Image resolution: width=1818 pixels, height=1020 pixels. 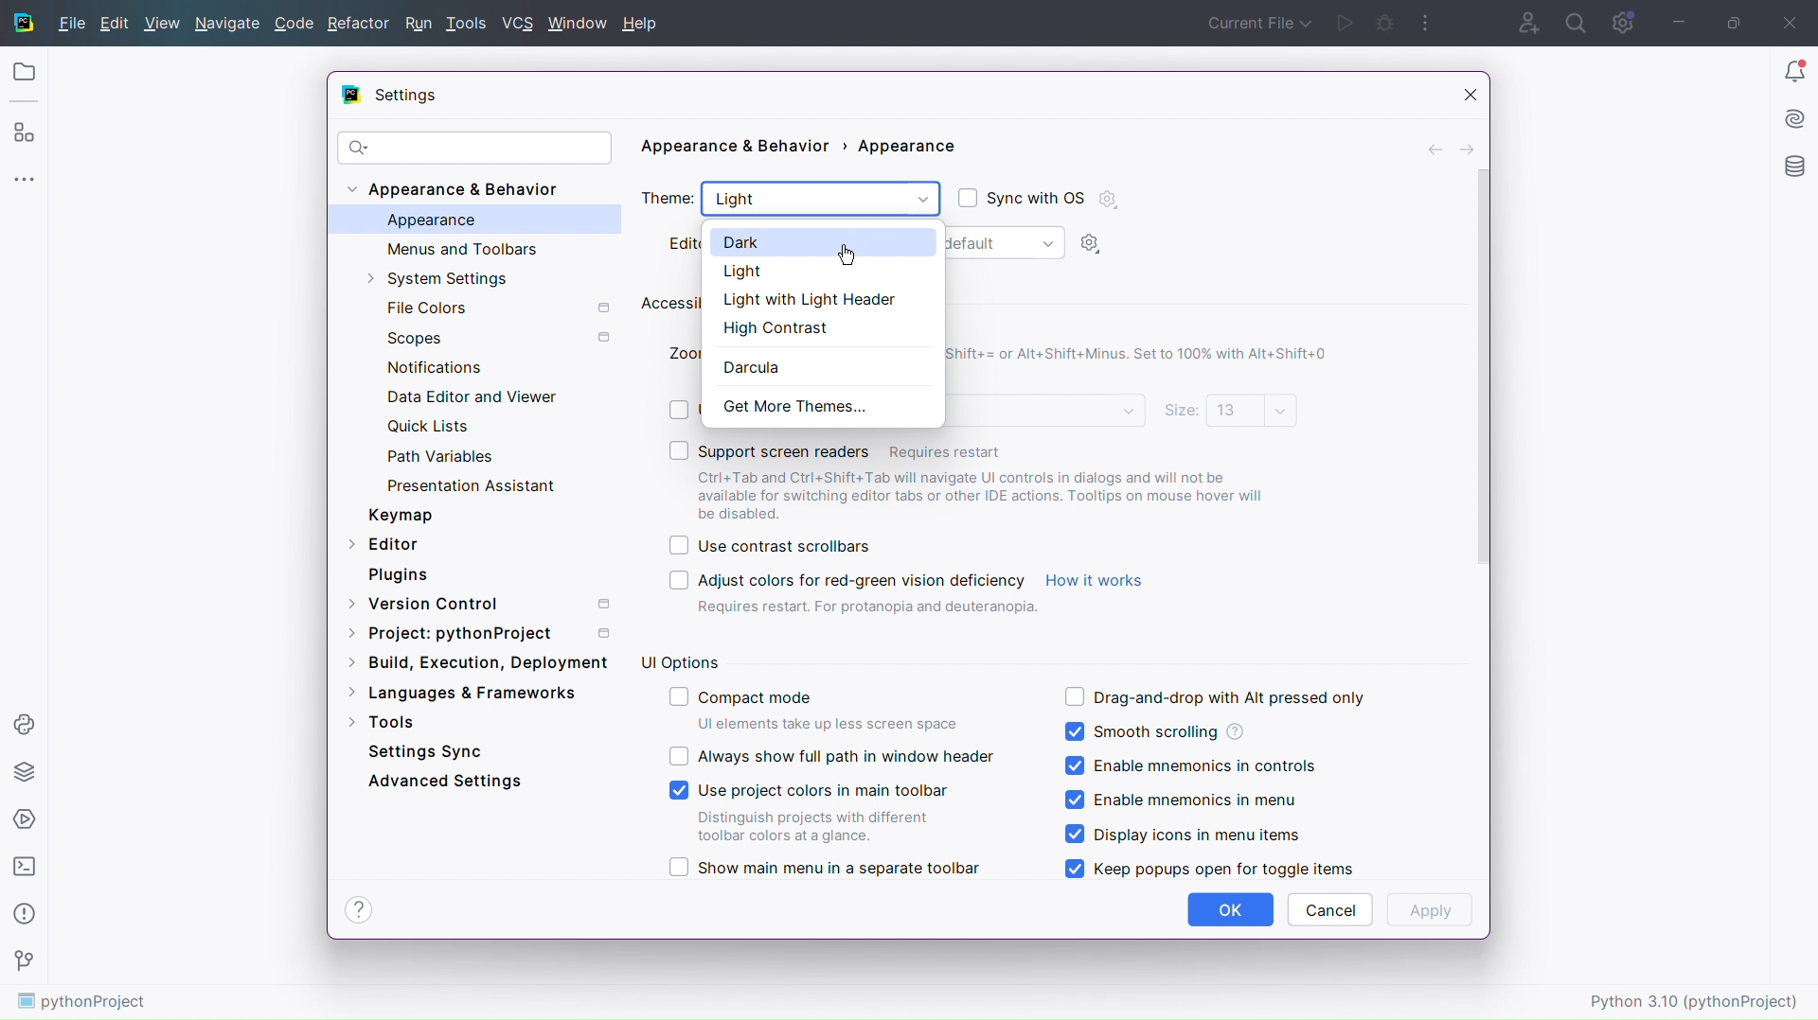 What do you see at coordinates (1794, 21) in the screenshot?
I see `Close` at bounding box center [1794, 21].